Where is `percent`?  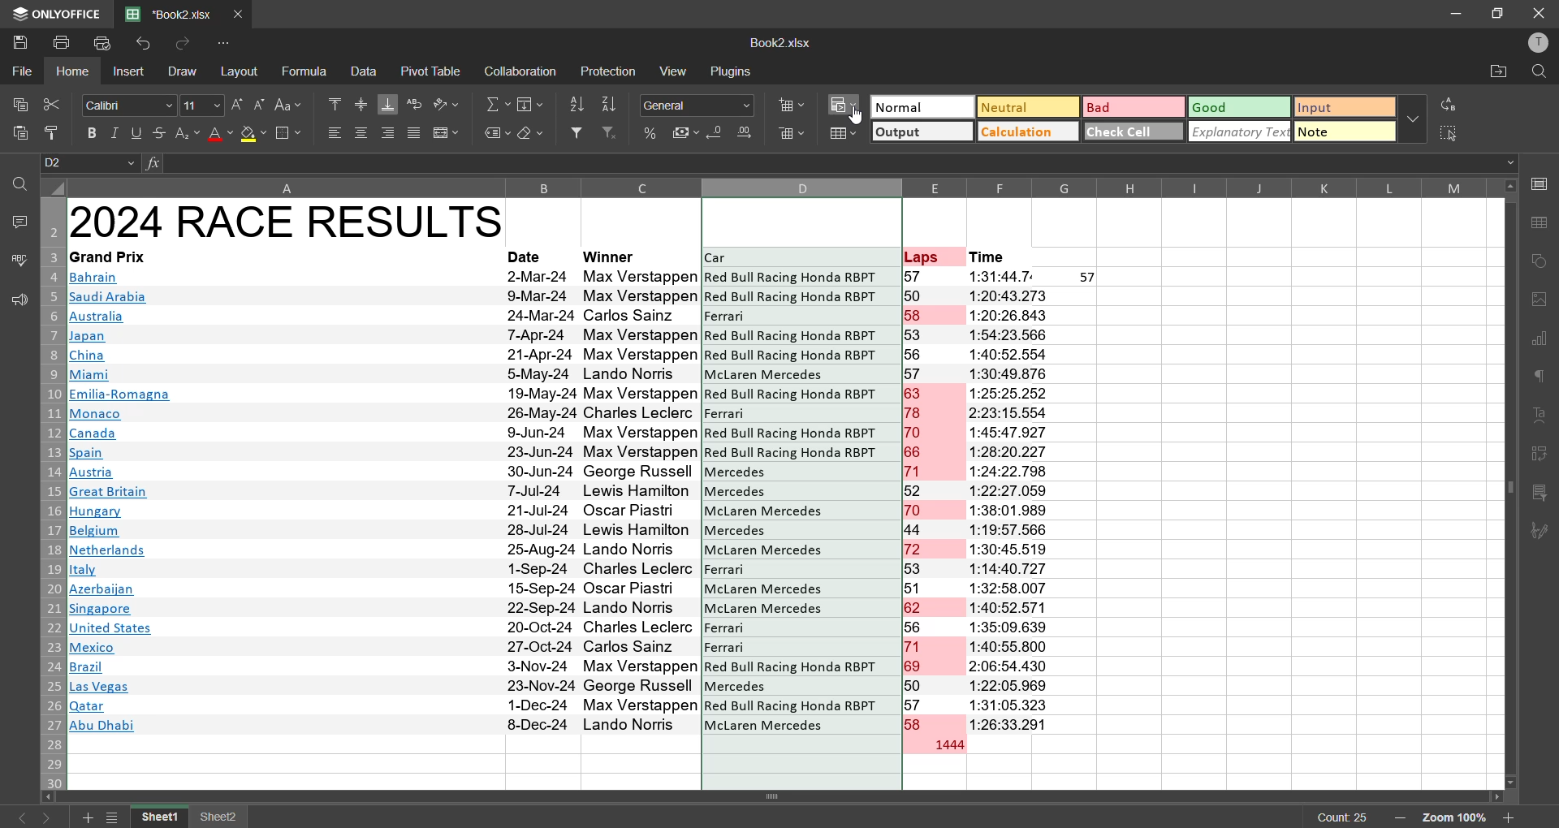 percent is located at coordinates (651, 134).